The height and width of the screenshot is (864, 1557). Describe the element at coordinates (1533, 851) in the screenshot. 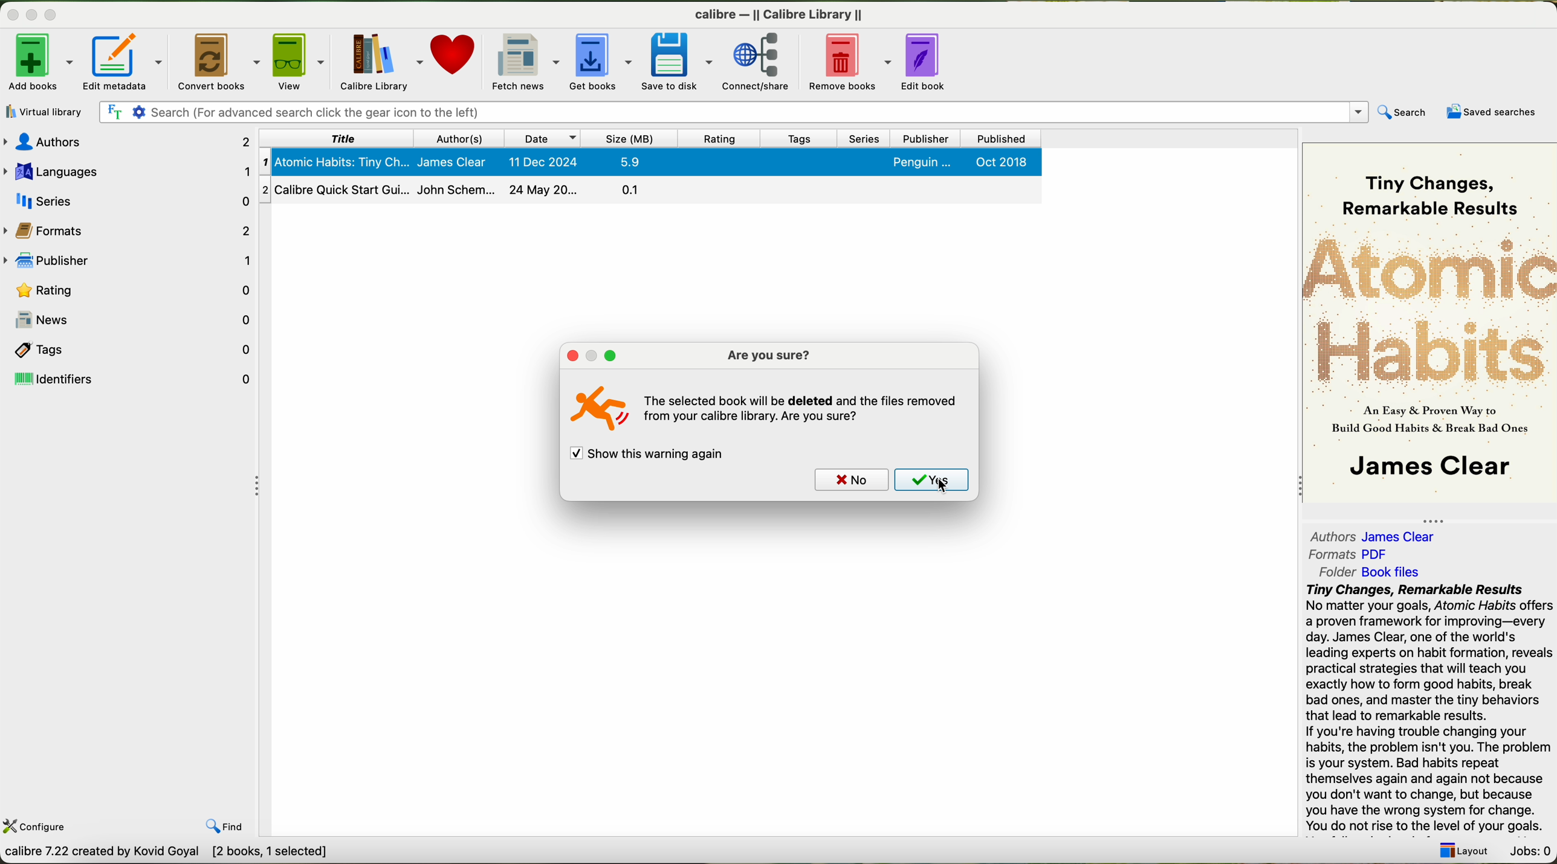

I see `Jobs: 0` at that location.